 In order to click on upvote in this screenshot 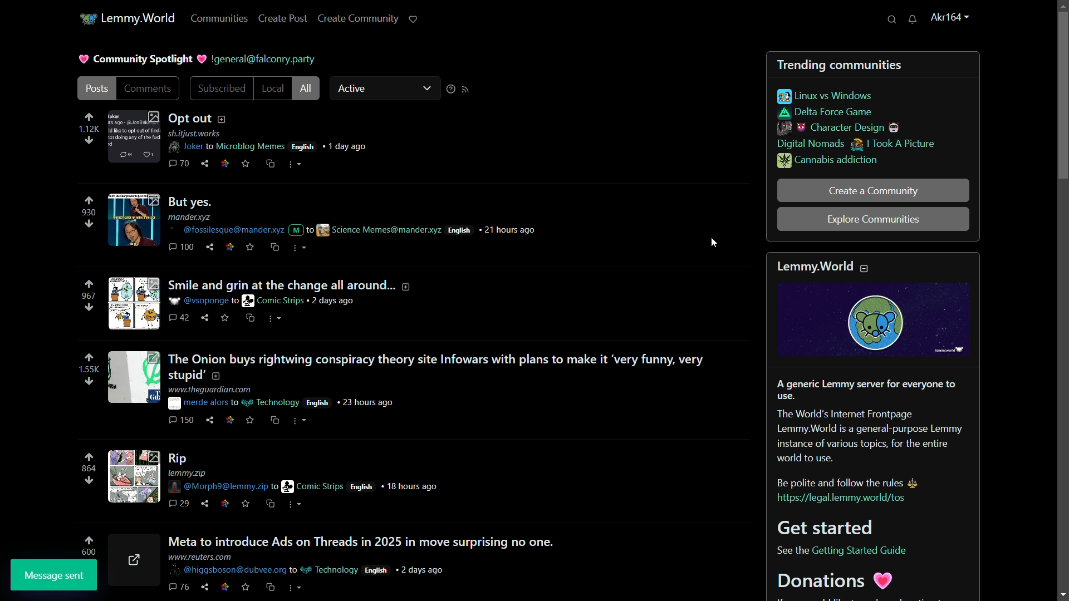, I will do `click(89, 354)`.